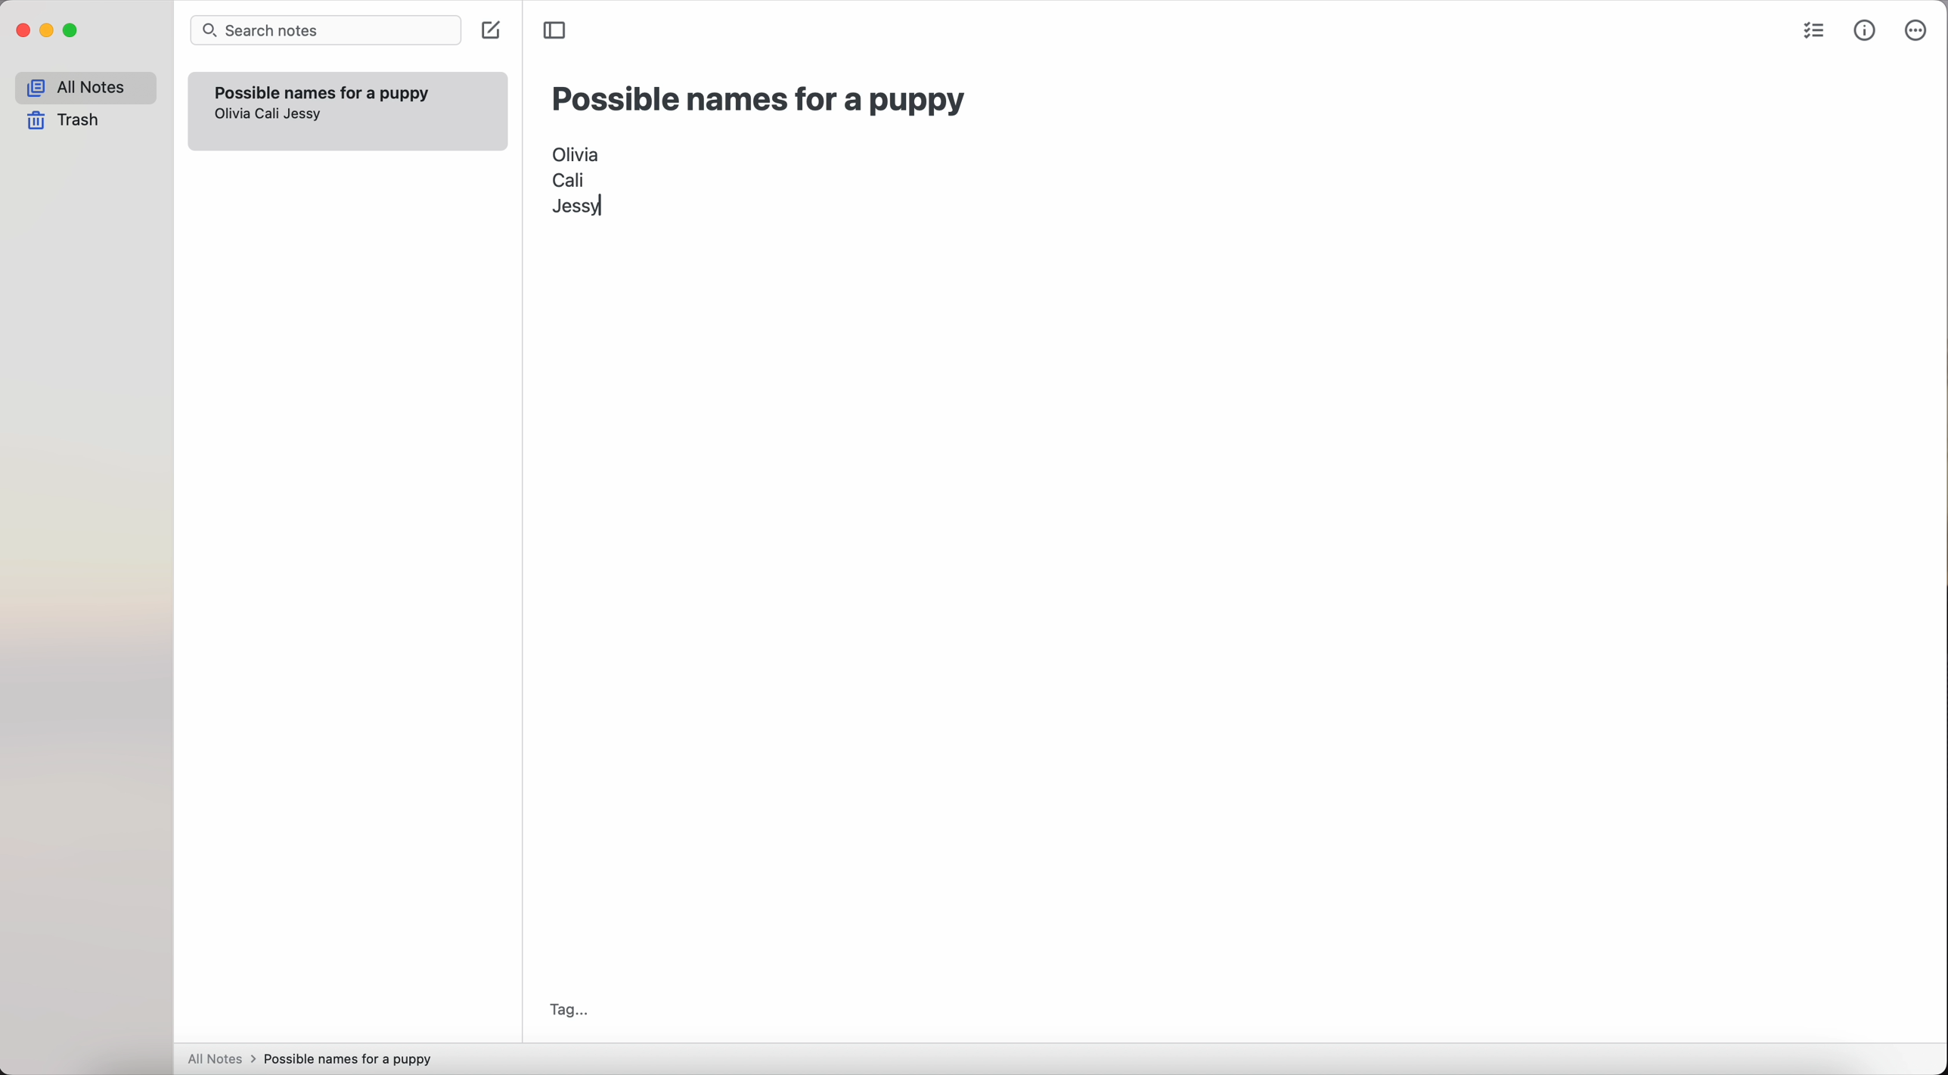 The image size is (1948, 1075). Describe the element at coordinates (72, 33) in the screenshot. I see `maximize` at that location.